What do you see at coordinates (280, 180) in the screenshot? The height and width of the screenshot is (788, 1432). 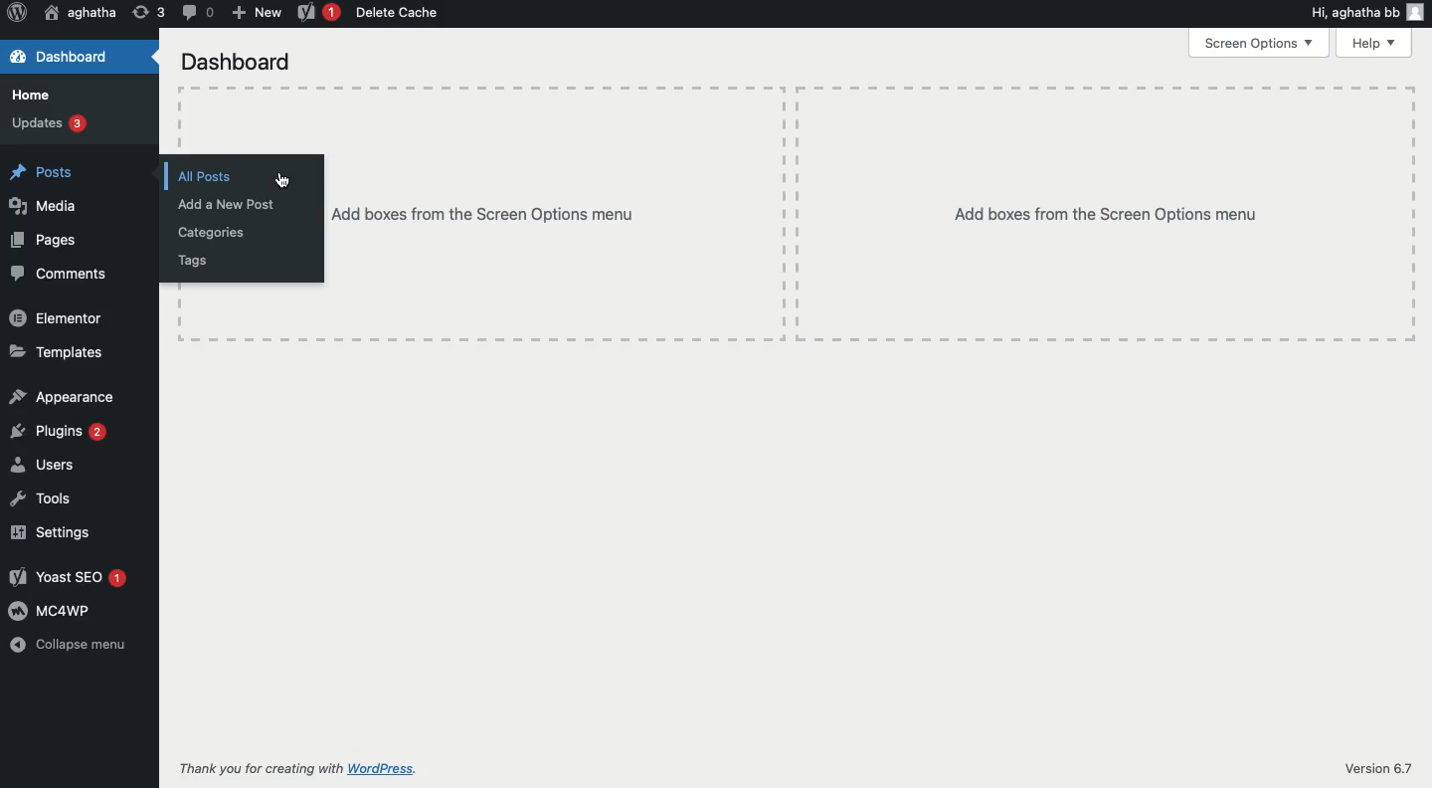 I see `Cursor` at bounding box center [280, 180].